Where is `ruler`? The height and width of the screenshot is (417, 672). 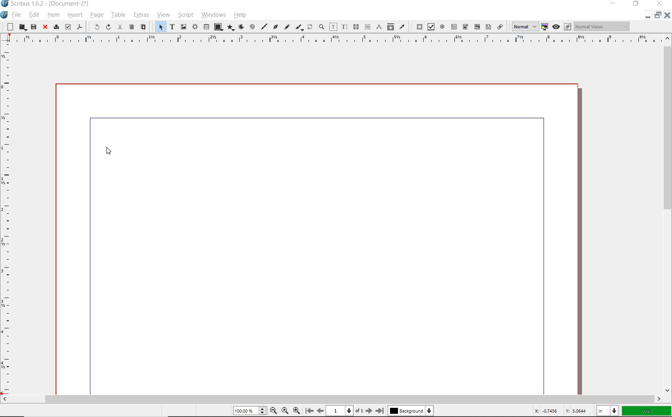
ruler is located at coordinates (6, 219).